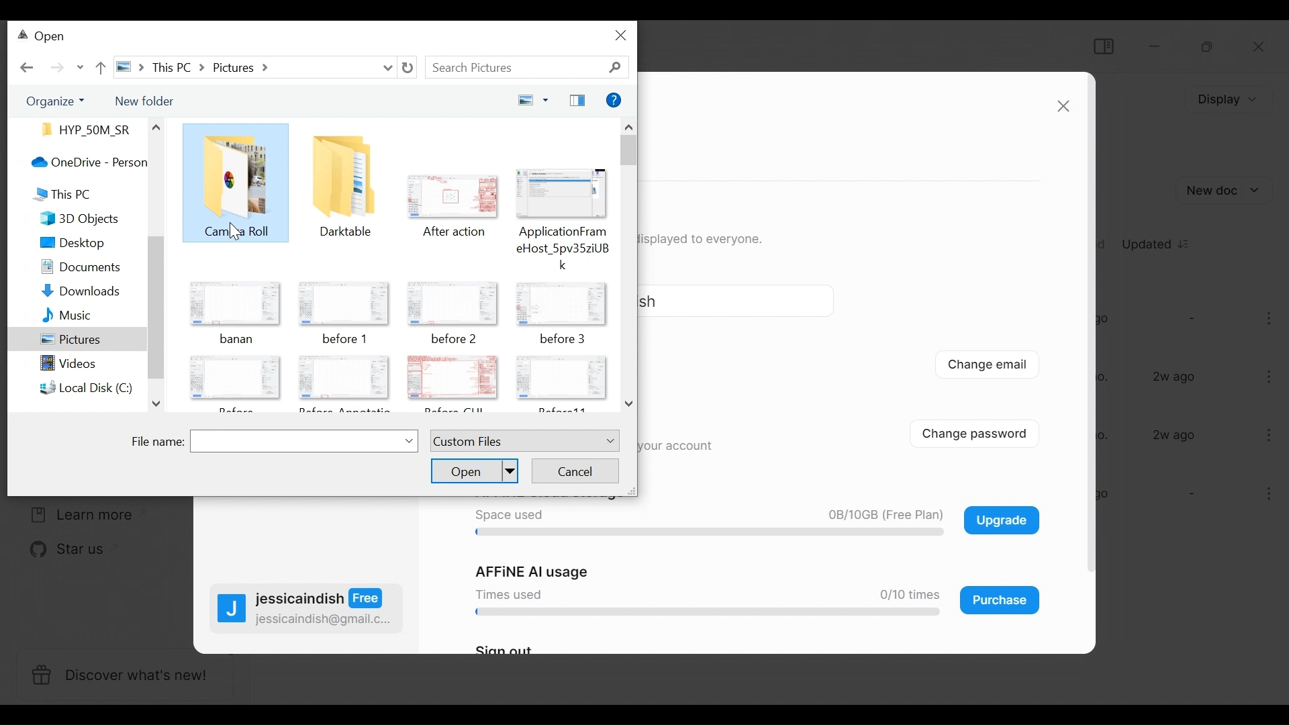  I want to click on Downloads, so click(69, 292).